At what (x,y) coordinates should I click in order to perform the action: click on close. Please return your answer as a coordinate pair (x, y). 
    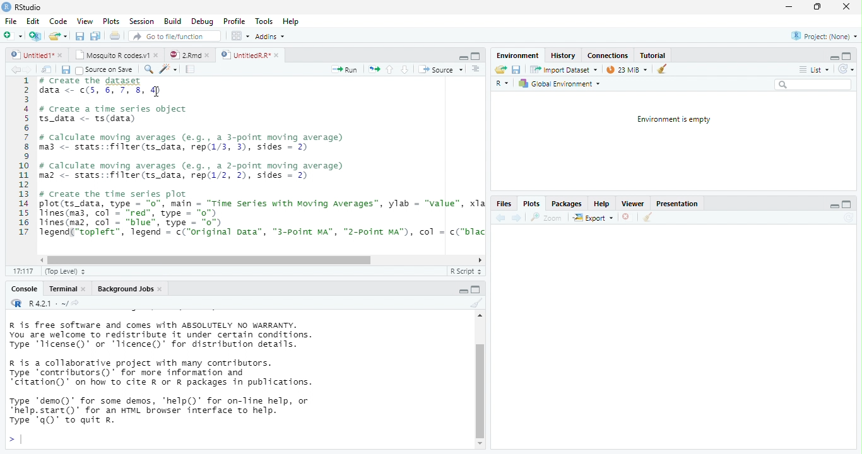
    Looking at the image, I should click on (278, 55).